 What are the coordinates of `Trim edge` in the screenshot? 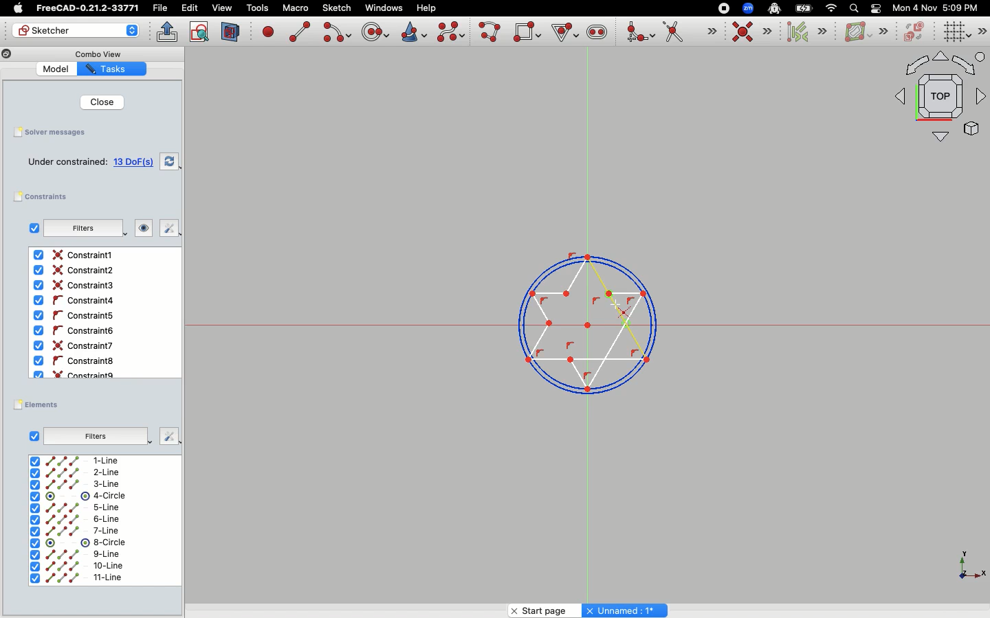 It's located at (690, 33).